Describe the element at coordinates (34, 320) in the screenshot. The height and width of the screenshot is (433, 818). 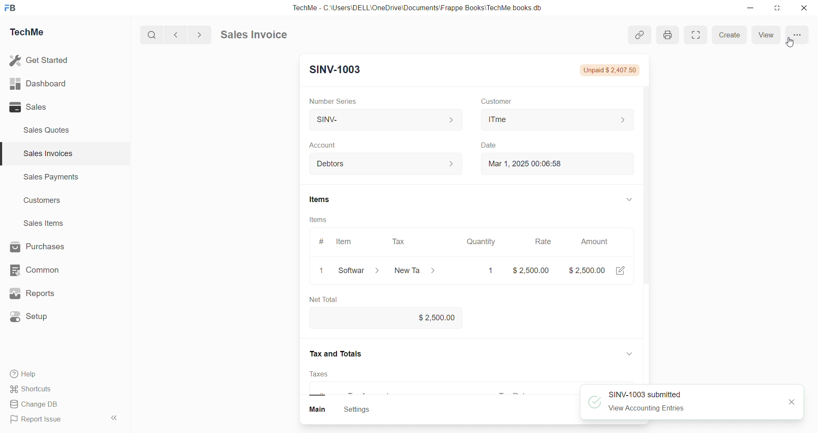
I see `@ Setup` at that location.